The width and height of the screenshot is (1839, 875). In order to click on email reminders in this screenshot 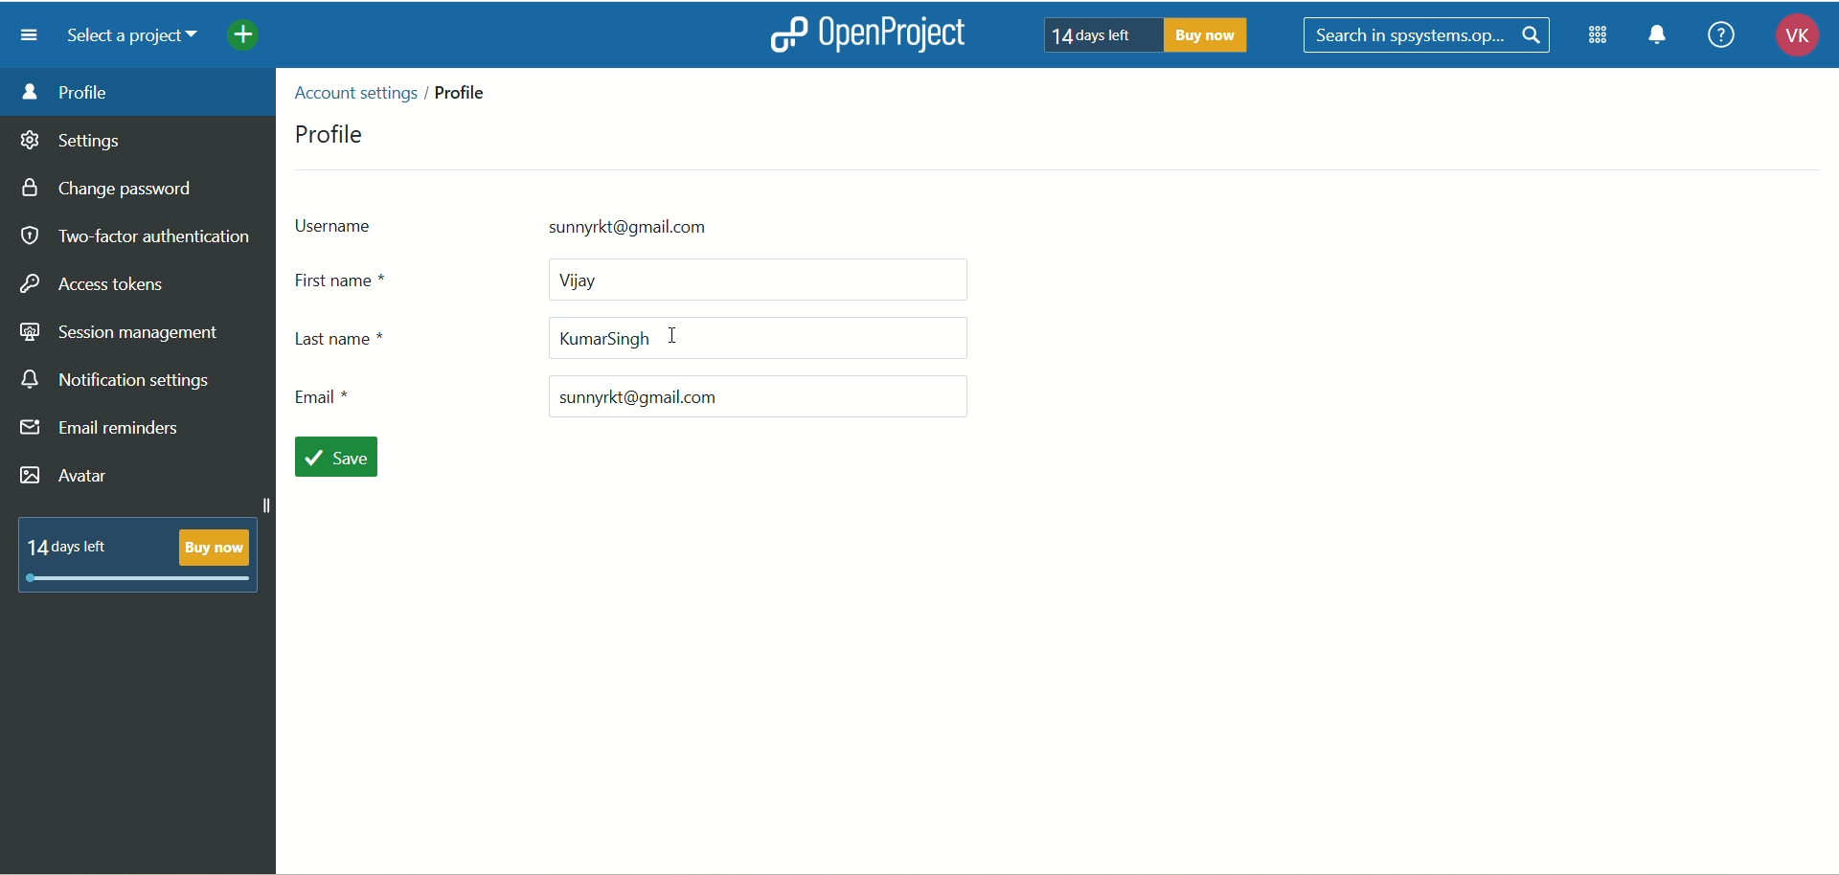, I will do `click(102, 432)`.